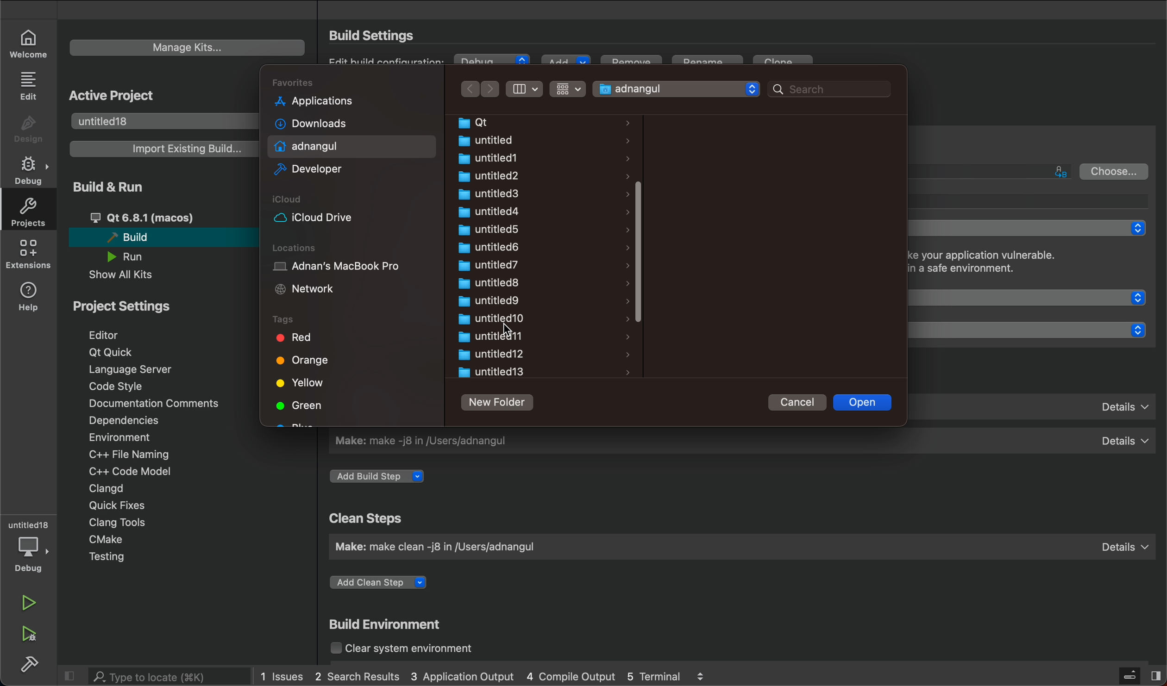  Describe the element at coordinates (531, 175) in the screenshot. I see `untitled2` at that location.